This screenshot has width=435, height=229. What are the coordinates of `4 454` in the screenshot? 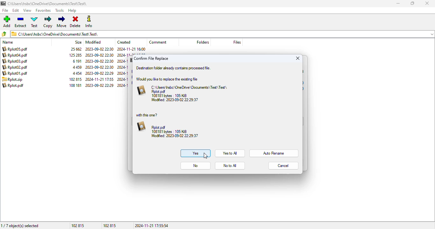 It's located at (77, 74).